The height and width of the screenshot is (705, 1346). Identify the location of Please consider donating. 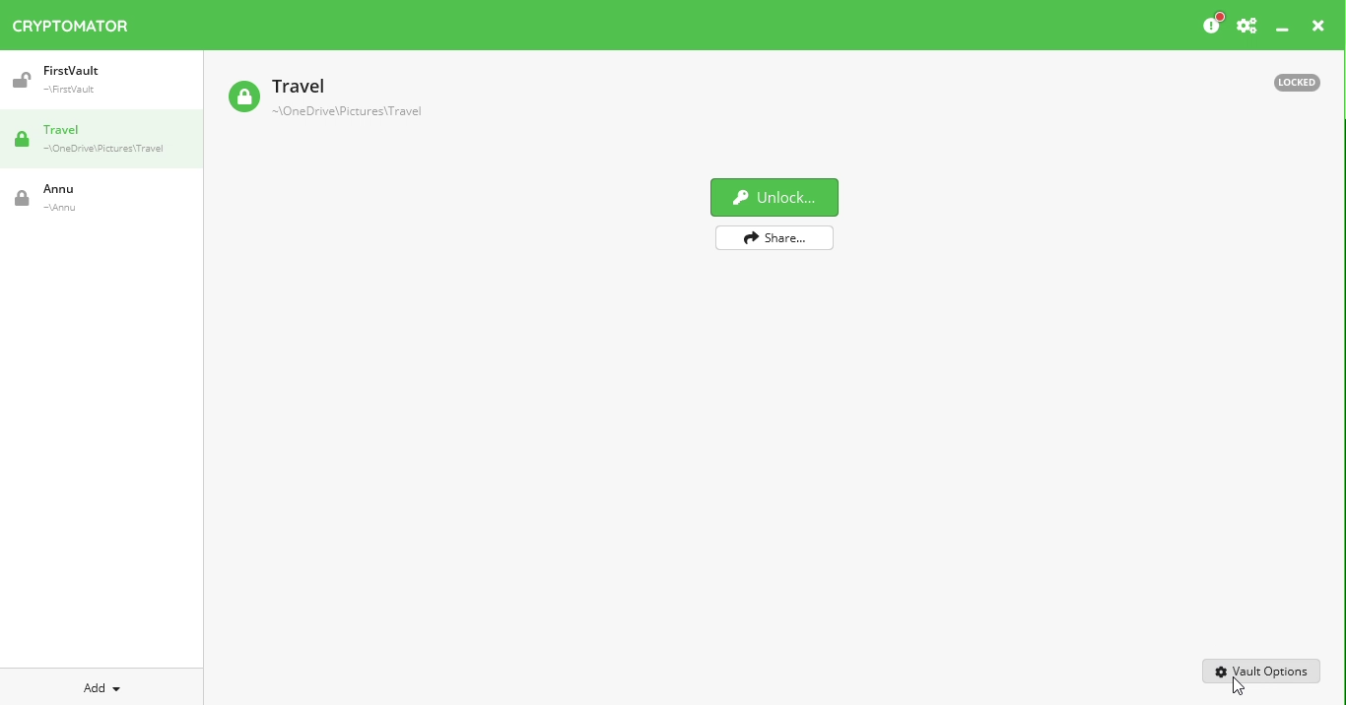
(1211, 25).